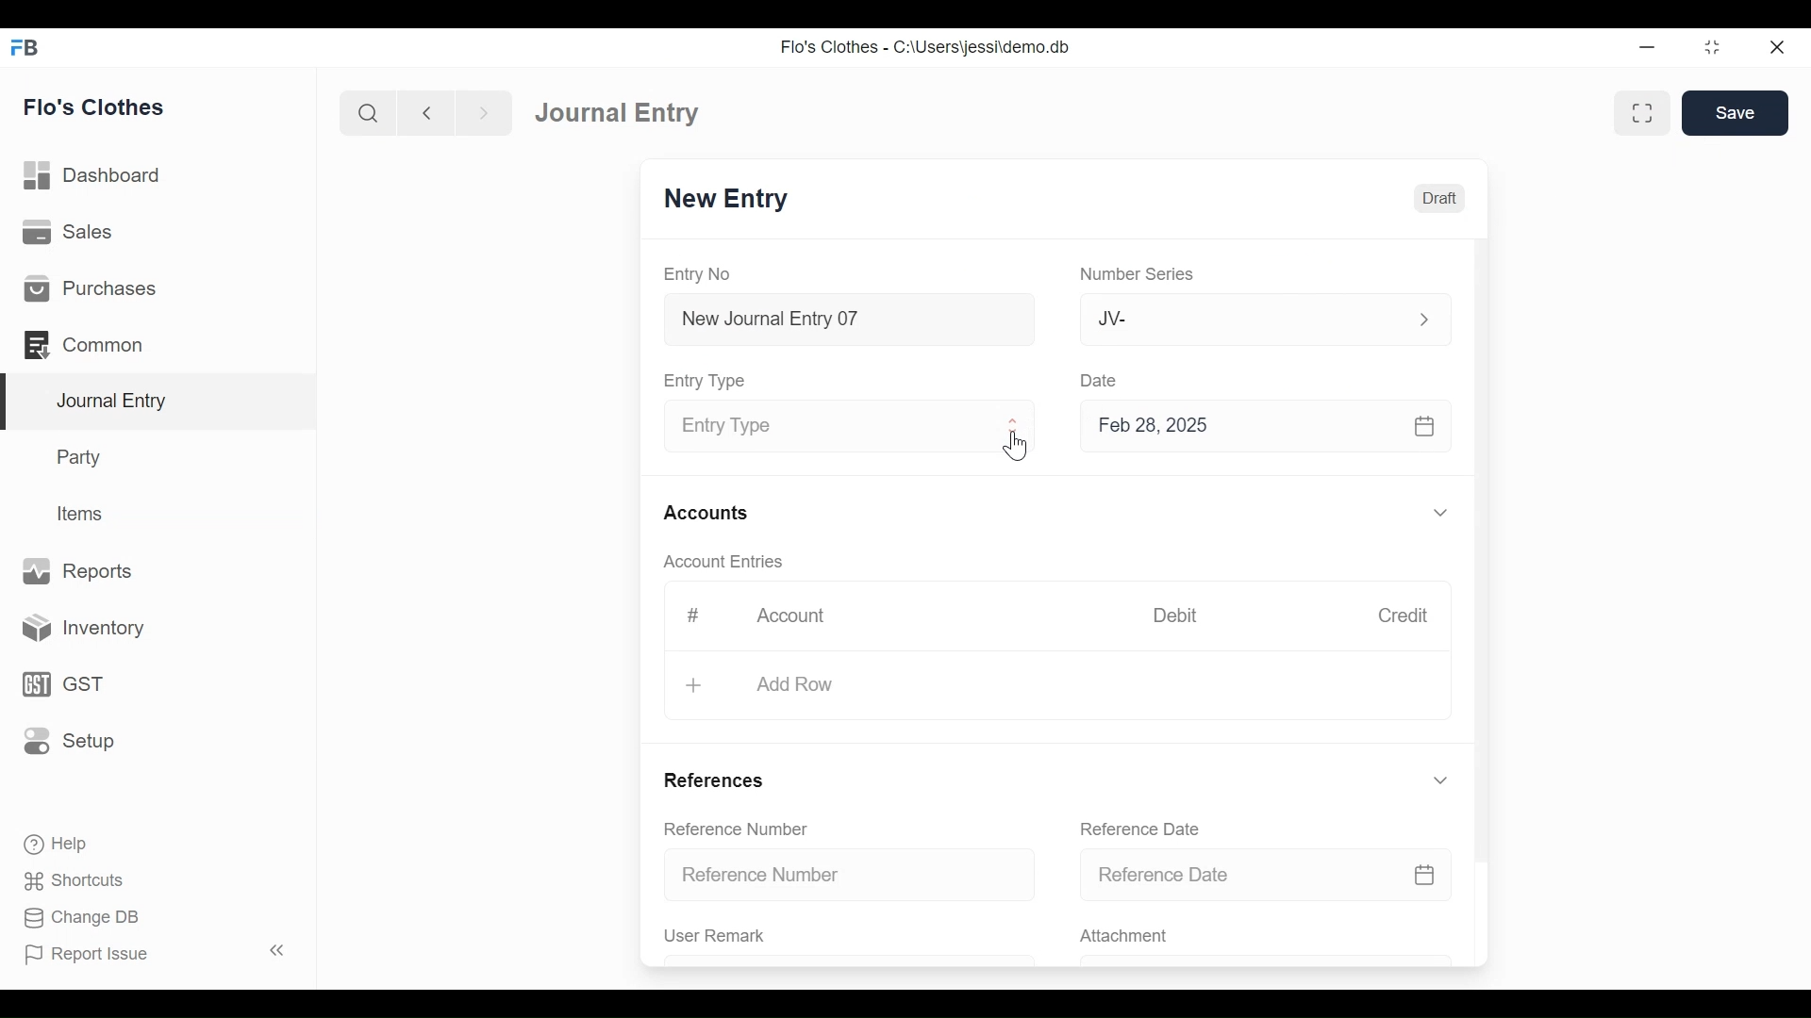 Image resolution: width=1811 pixels, height=1018 pixels. What do you see at coordinates (1404, 616) in the screenshot?
I see `Credit` at bounding box center [1404, 616].